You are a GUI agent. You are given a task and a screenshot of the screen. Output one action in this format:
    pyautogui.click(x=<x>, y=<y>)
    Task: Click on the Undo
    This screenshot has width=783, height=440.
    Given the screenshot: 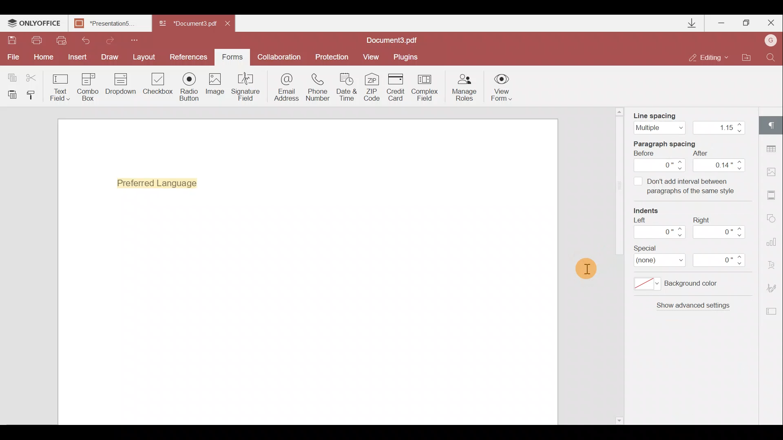 What is the action you would take?
    pyautogui.click(x=82, y=39)
    